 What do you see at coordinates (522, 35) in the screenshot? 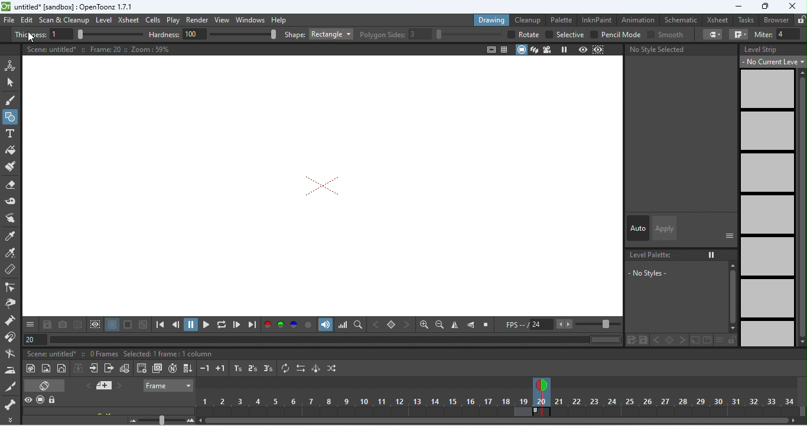
I see `rotate` at bounding box center [522, 35].